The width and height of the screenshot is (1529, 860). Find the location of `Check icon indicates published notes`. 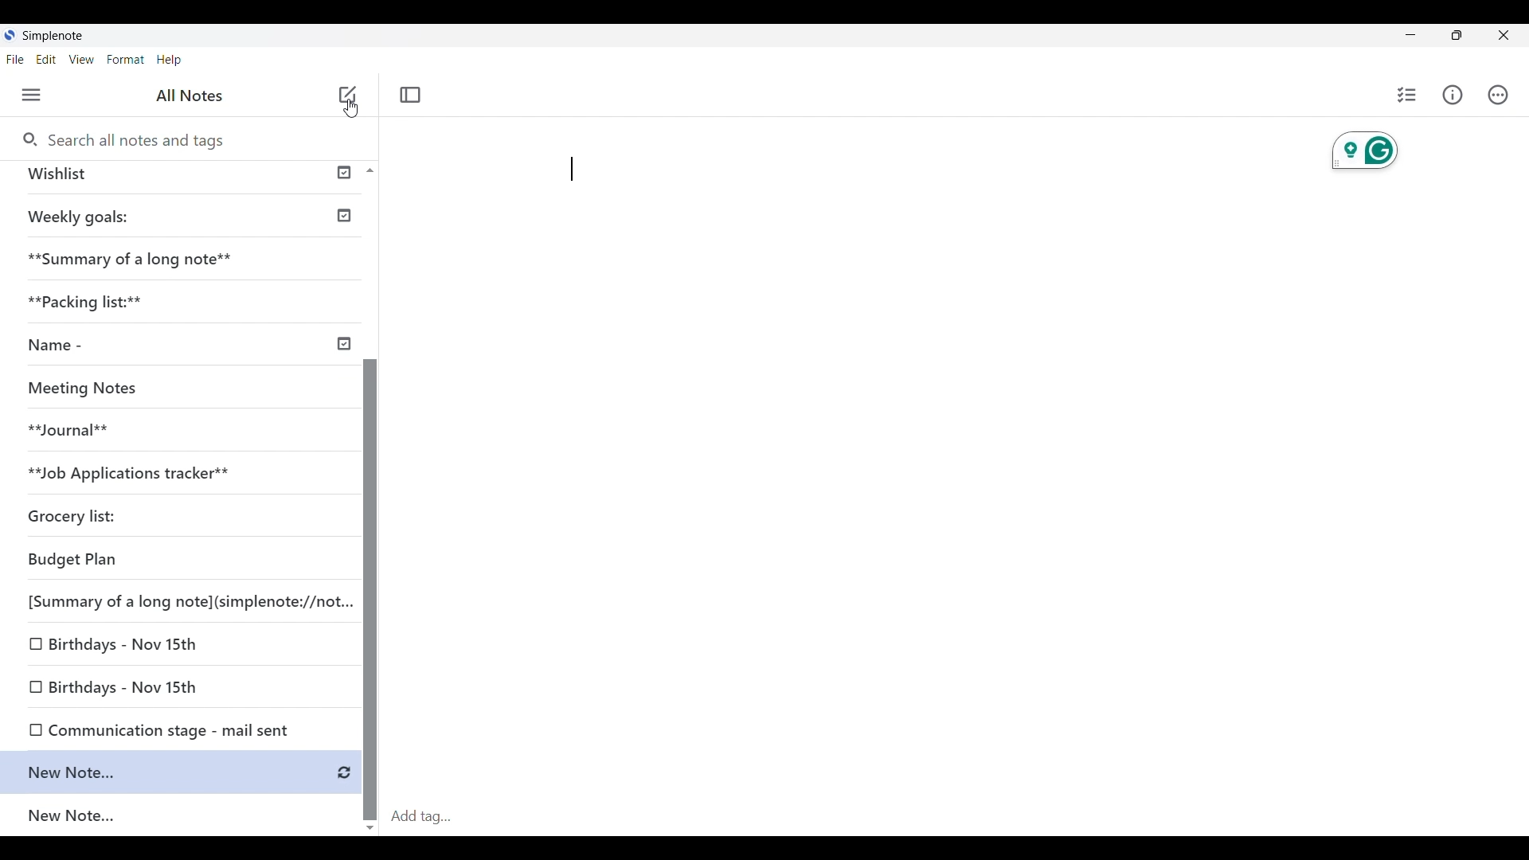

Check icon indicates published notes is located at coordinates (347, 275).